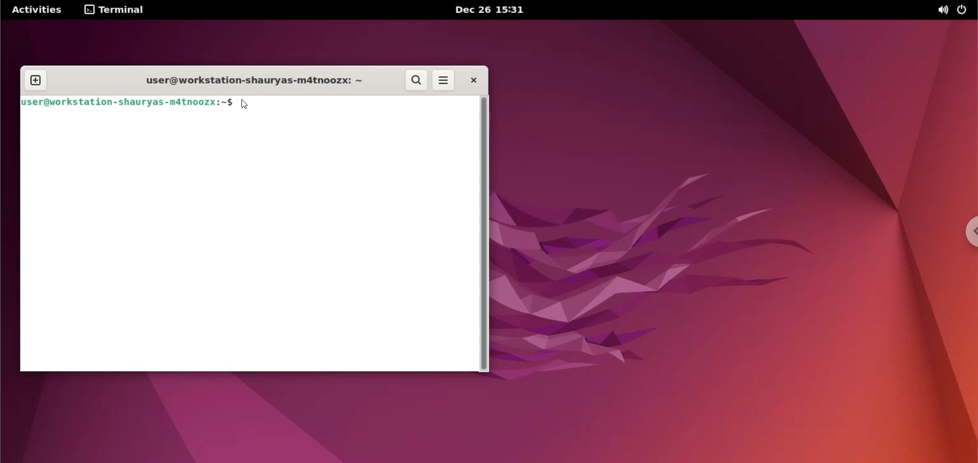  I want to click on scrollbar navigation, so click(483, 233).